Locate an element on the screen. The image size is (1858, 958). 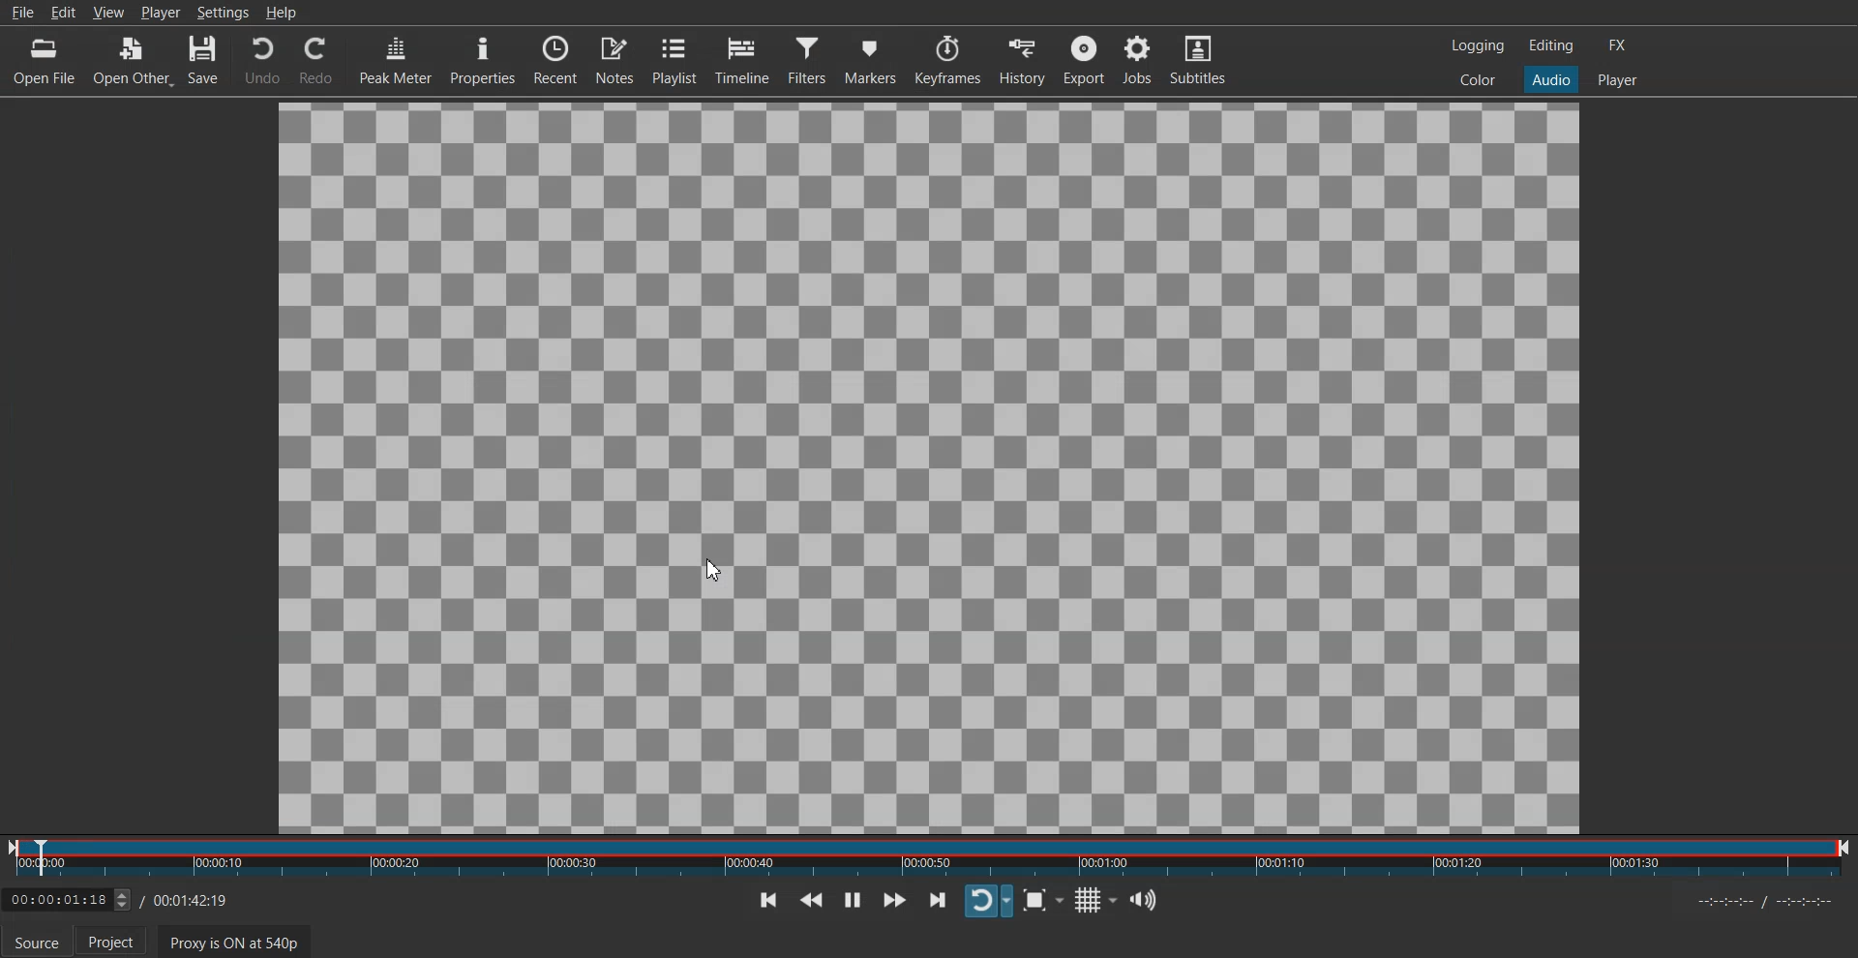
FX is located at coordinates (1619, 45).